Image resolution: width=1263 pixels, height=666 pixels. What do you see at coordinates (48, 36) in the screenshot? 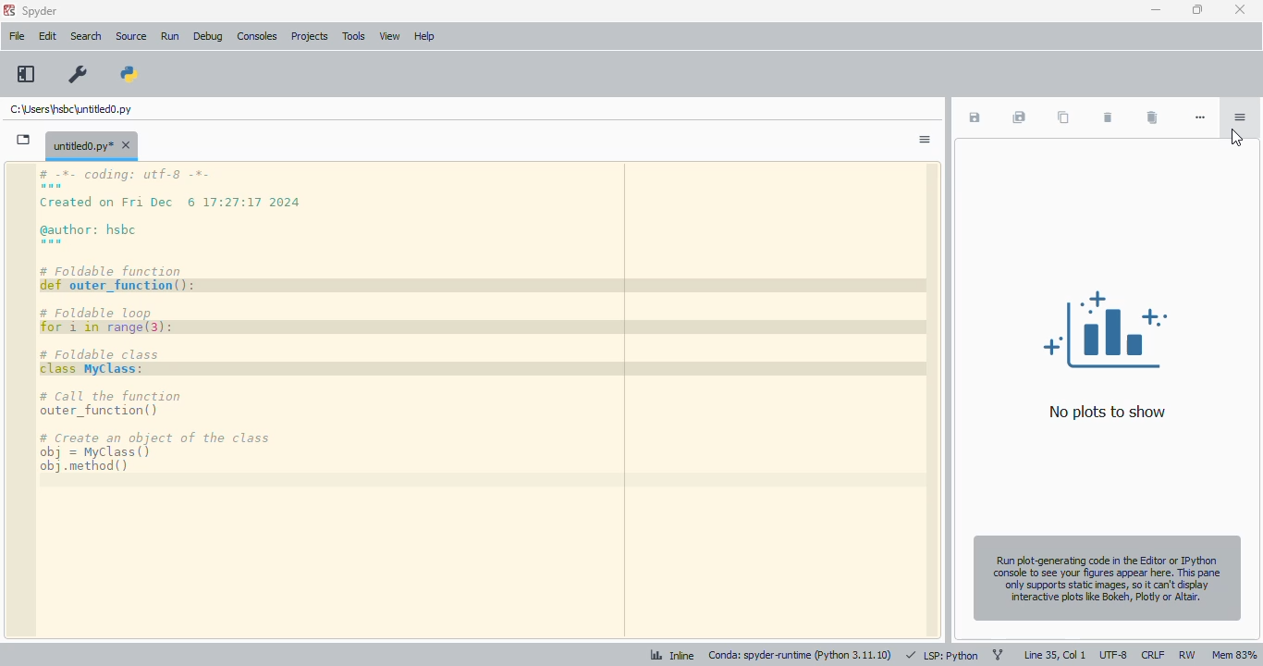
I see `edit` at bounding box center [48, 36].